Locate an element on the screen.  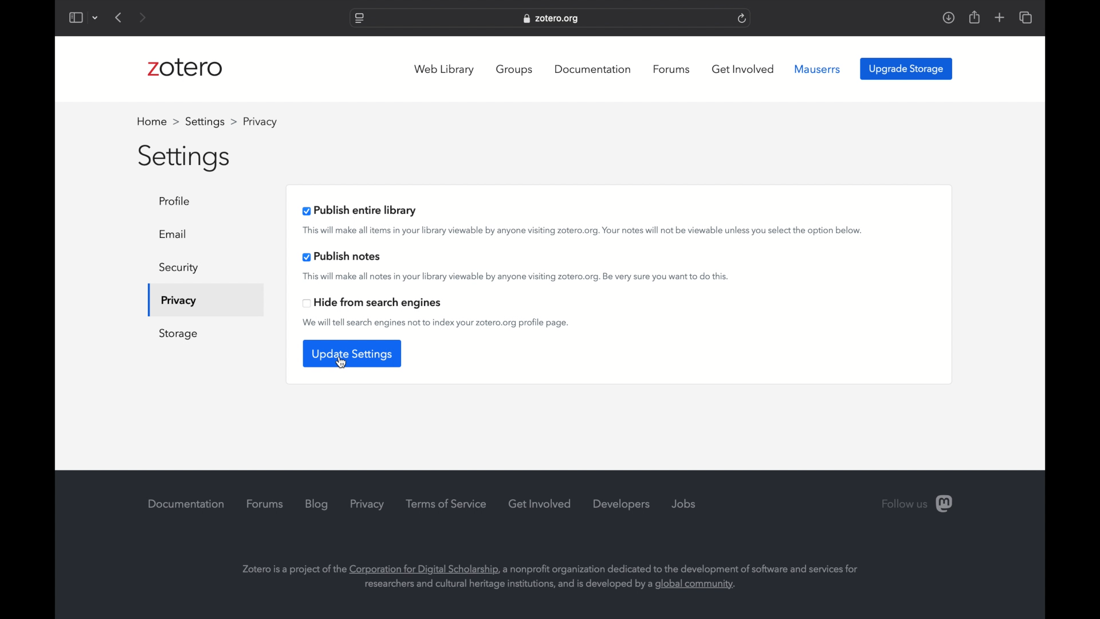
cursor is located at coordinates (341, 363).